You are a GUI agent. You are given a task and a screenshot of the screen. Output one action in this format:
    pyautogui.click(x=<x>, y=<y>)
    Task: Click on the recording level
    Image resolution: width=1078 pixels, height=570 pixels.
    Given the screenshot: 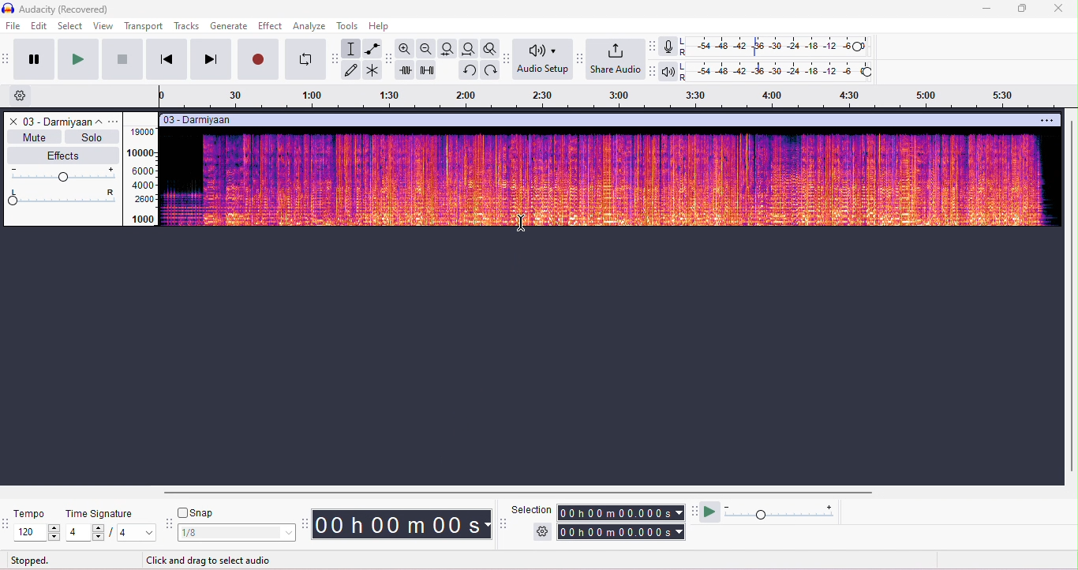 What is the action you would take?
    pyautogui.click(x=777, y=47)
    